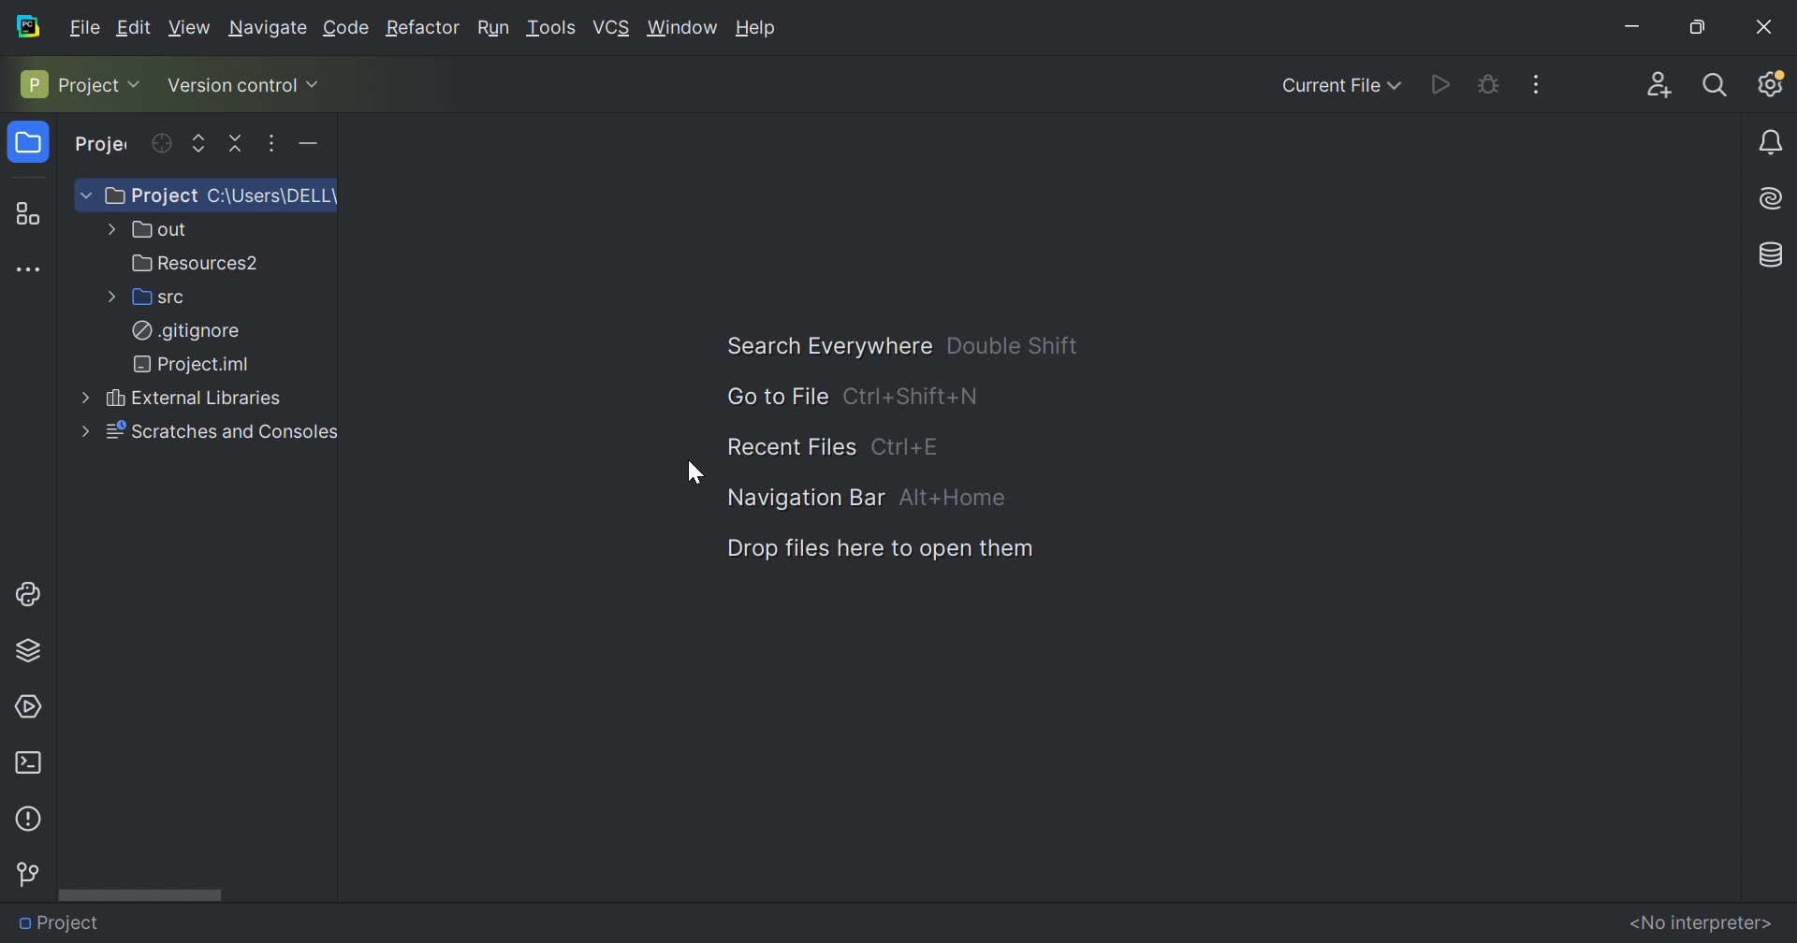  What do you see at coordinates (63, 921) in the screenshot?
I see `Project` at bounding box center [63, 921].